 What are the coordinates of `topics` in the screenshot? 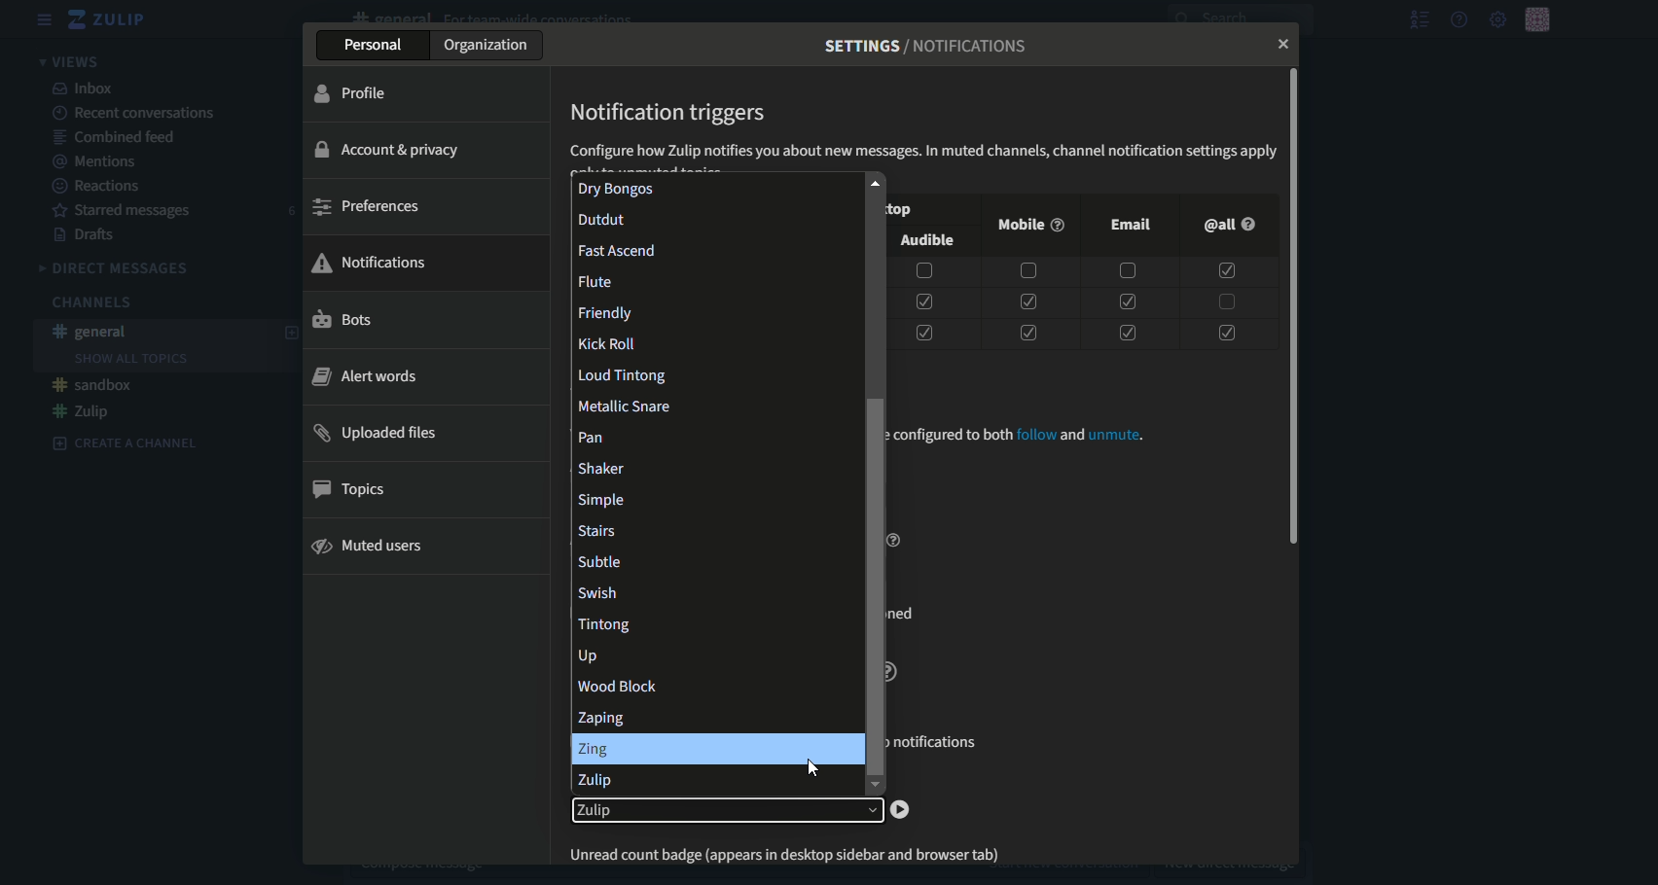 It's located at (356, 490).